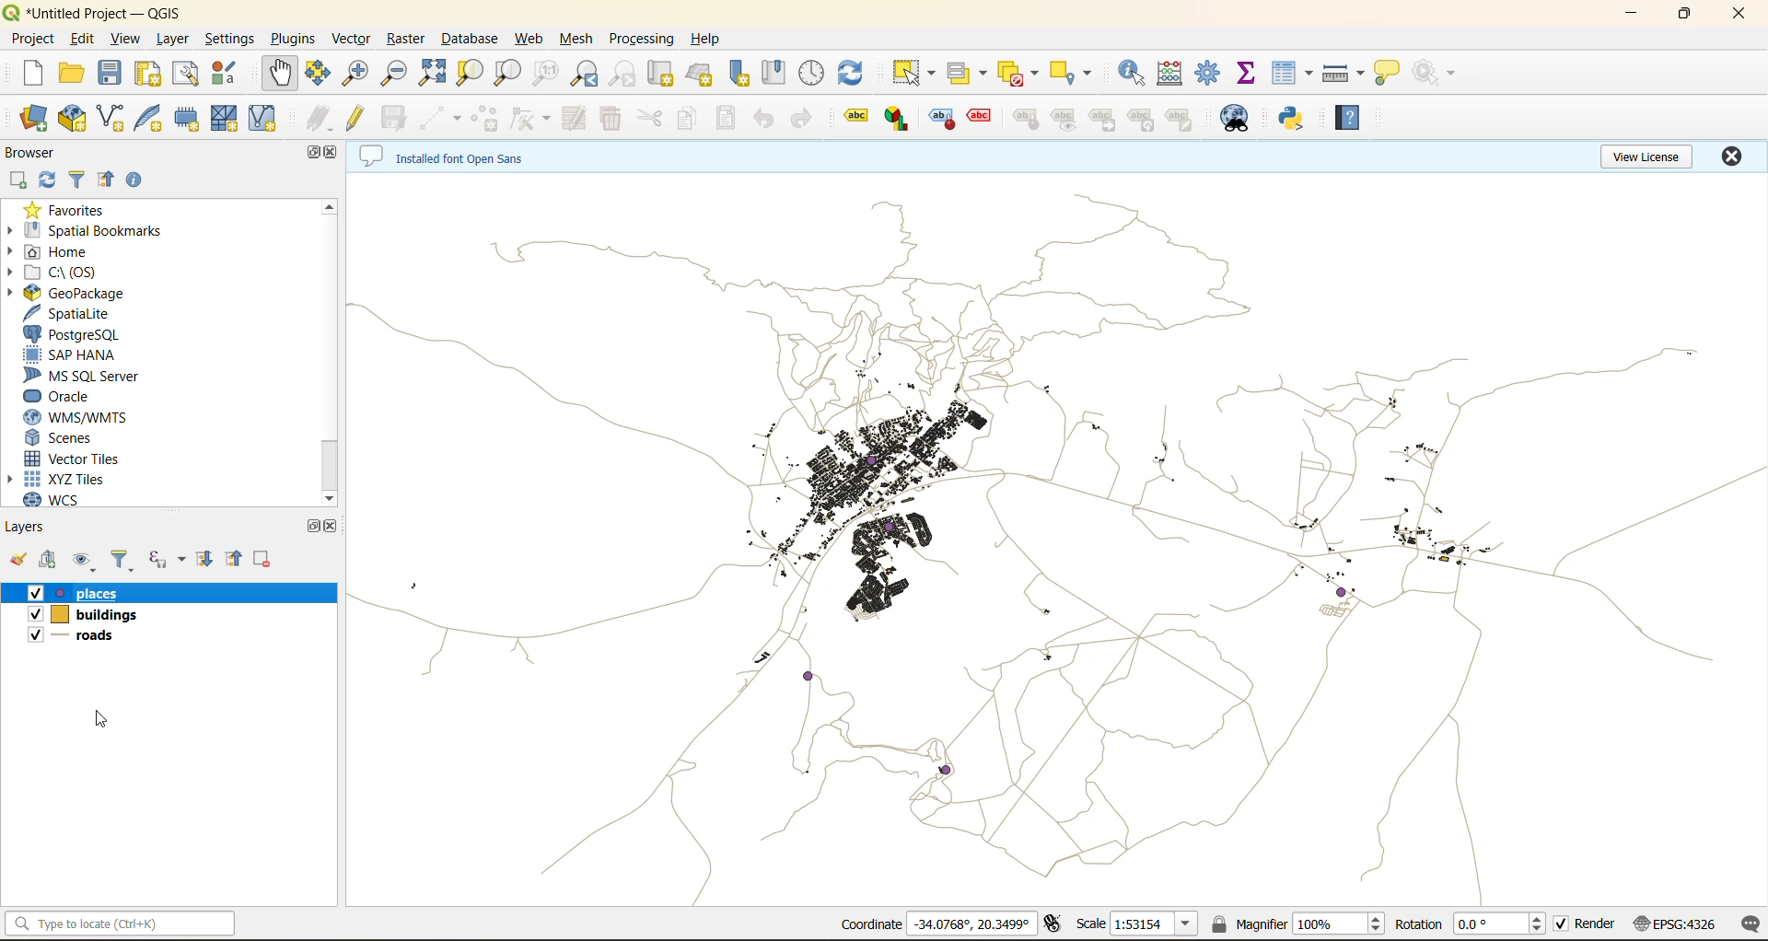 Image resolution: width=1768 pixels, height=941 pixels. I want to click on zoom out, so click(395, 72).